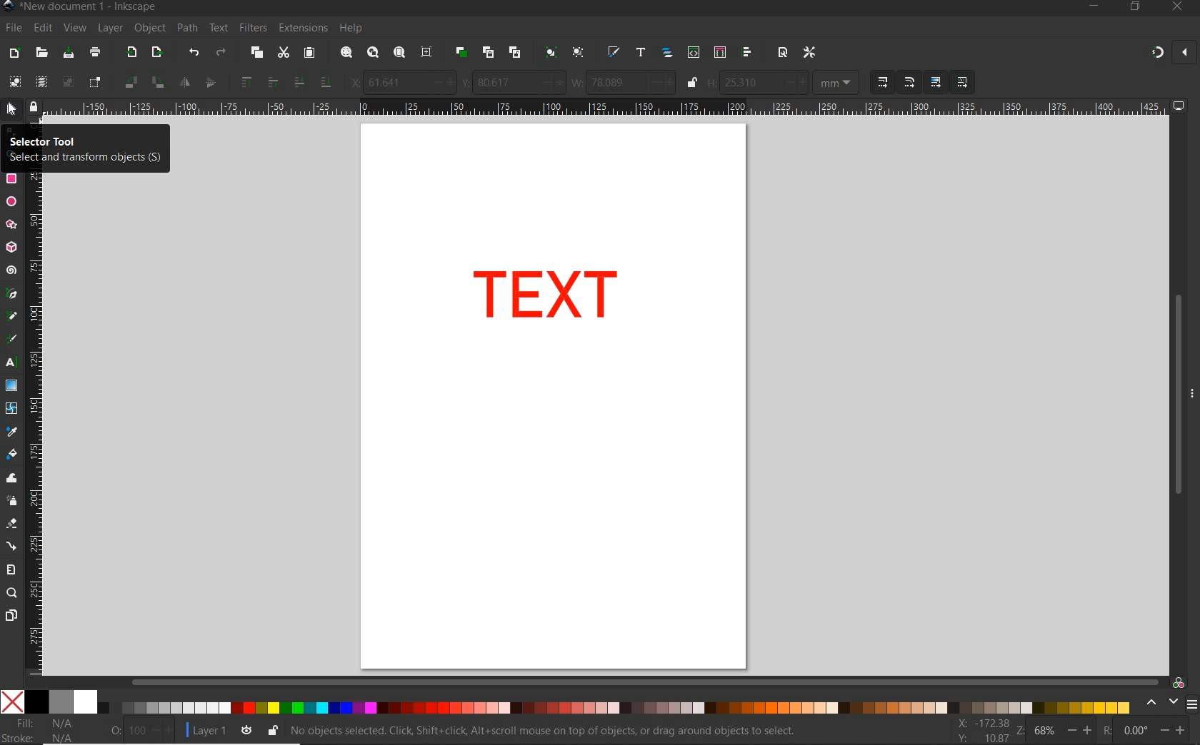  Describe the element at coordinates (42, 28) in the screenshot. I see `edit` at that location.